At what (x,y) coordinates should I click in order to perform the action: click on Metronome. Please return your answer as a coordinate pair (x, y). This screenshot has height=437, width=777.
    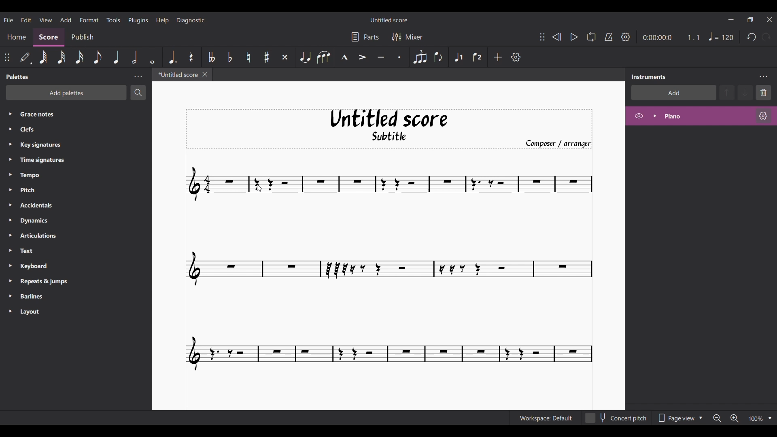
    Looking at the image, I should click on (609, 37).